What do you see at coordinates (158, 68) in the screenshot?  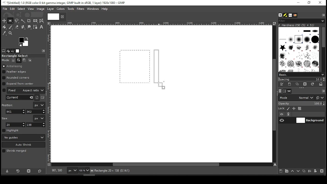 I see `new active selection` at bounding box center [158, 68].